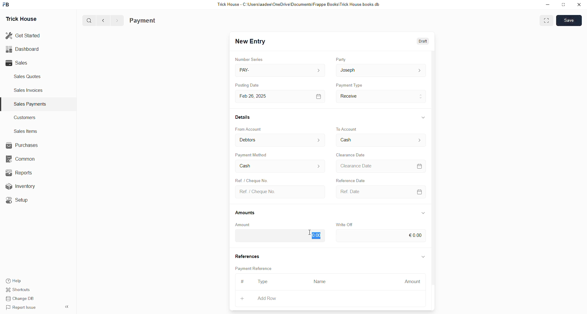  What do you see at coordinates (246, 213) in the screenshot?
I see `Amounts` at bounding box center [246, 213].